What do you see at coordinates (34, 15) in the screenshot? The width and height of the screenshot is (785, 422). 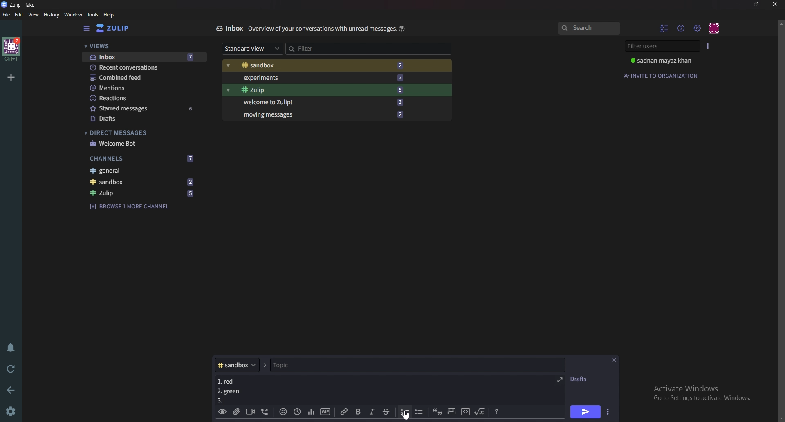 I see `View` at bounding box center [34, 15].